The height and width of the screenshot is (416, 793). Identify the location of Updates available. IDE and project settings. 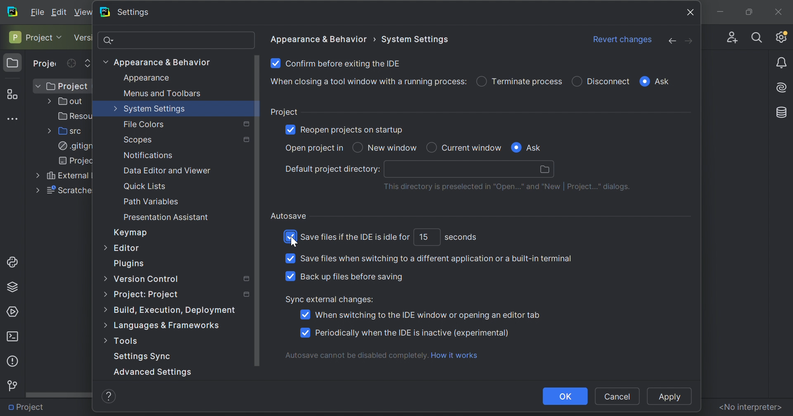
(781, 37).